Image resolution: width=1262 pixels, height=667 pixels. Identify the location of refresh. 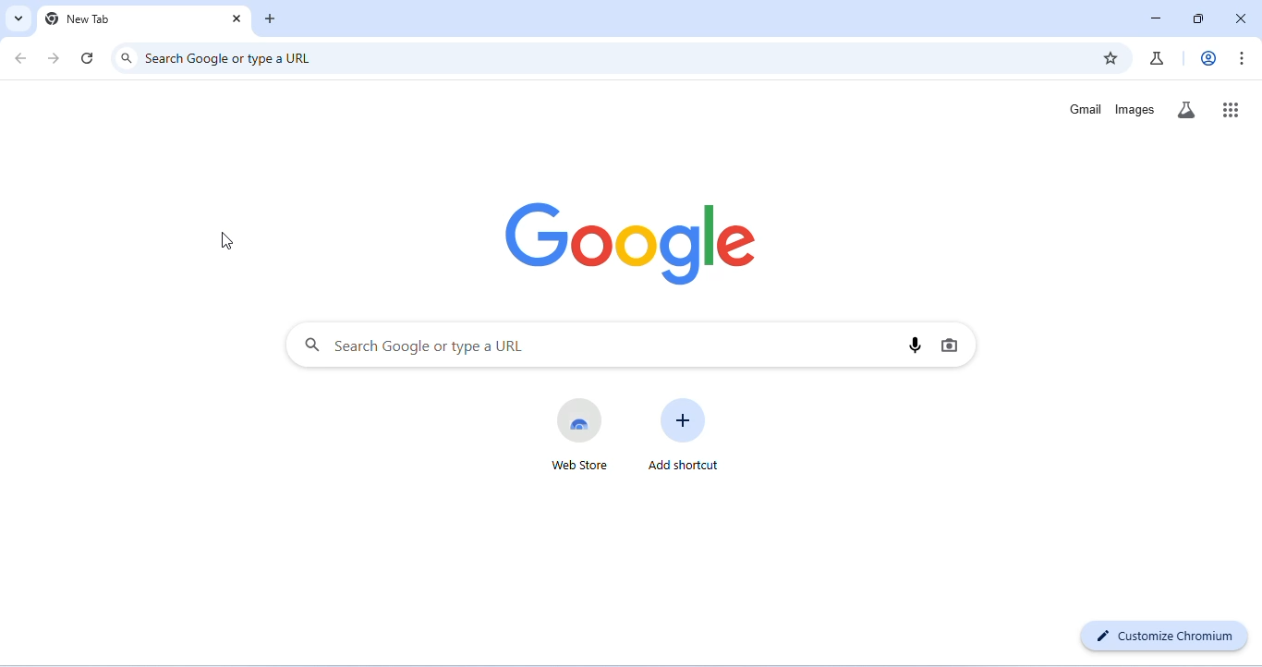
(89, 57).